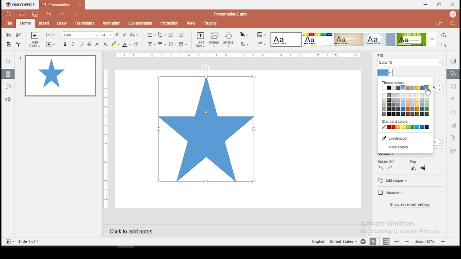 The height and width of the screenshot is (259, 461). What do you see at coordinates (415, 162) in the screenshot?
I see `flip` at bounding box center [415, 162].